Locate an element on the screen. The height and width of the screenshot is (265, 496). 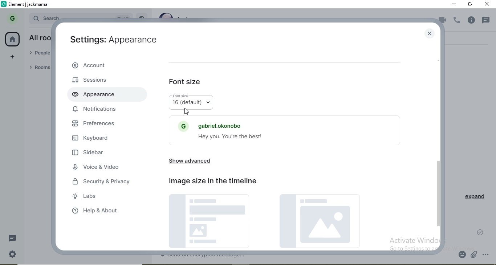
appearance is located at coordinates (92, 94).